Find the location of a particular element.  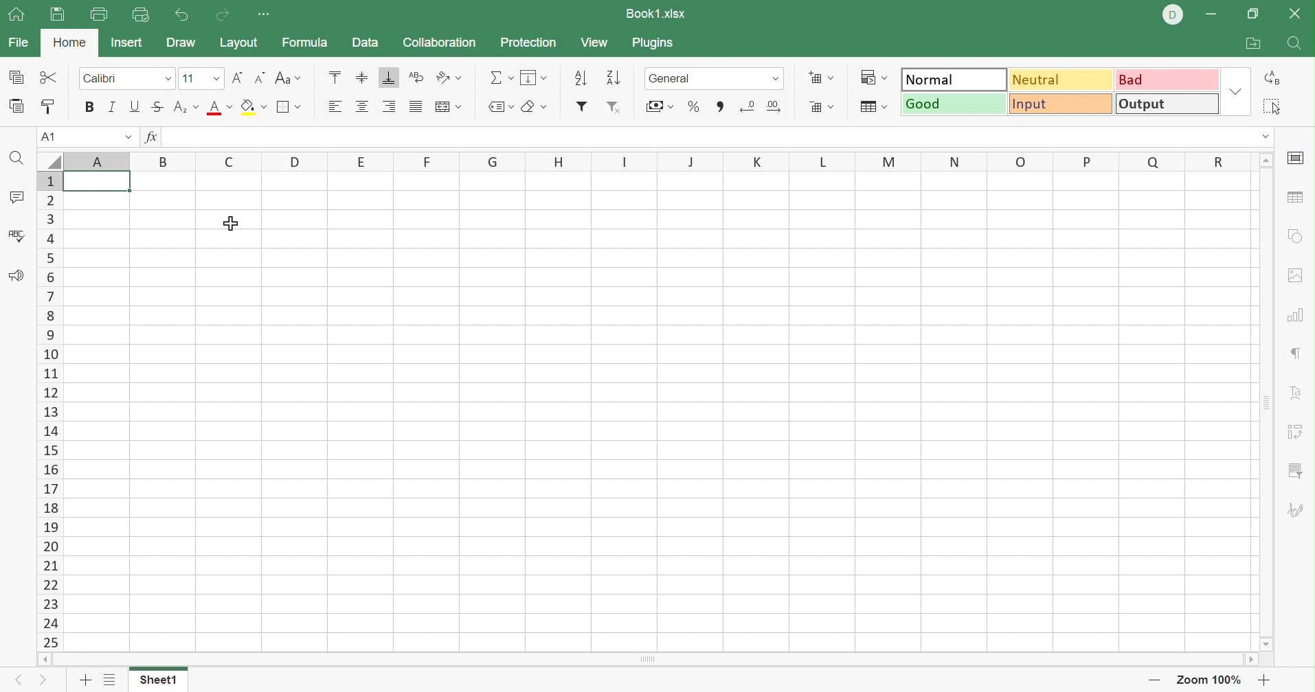

Bad is located at coordinates (1167, 79).